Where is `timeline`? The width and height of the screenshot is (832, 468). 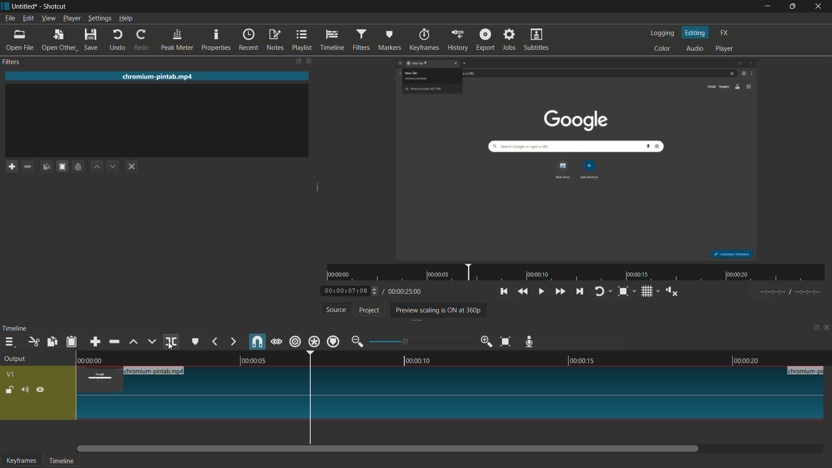
timeline is located at coordinates (332, 40).